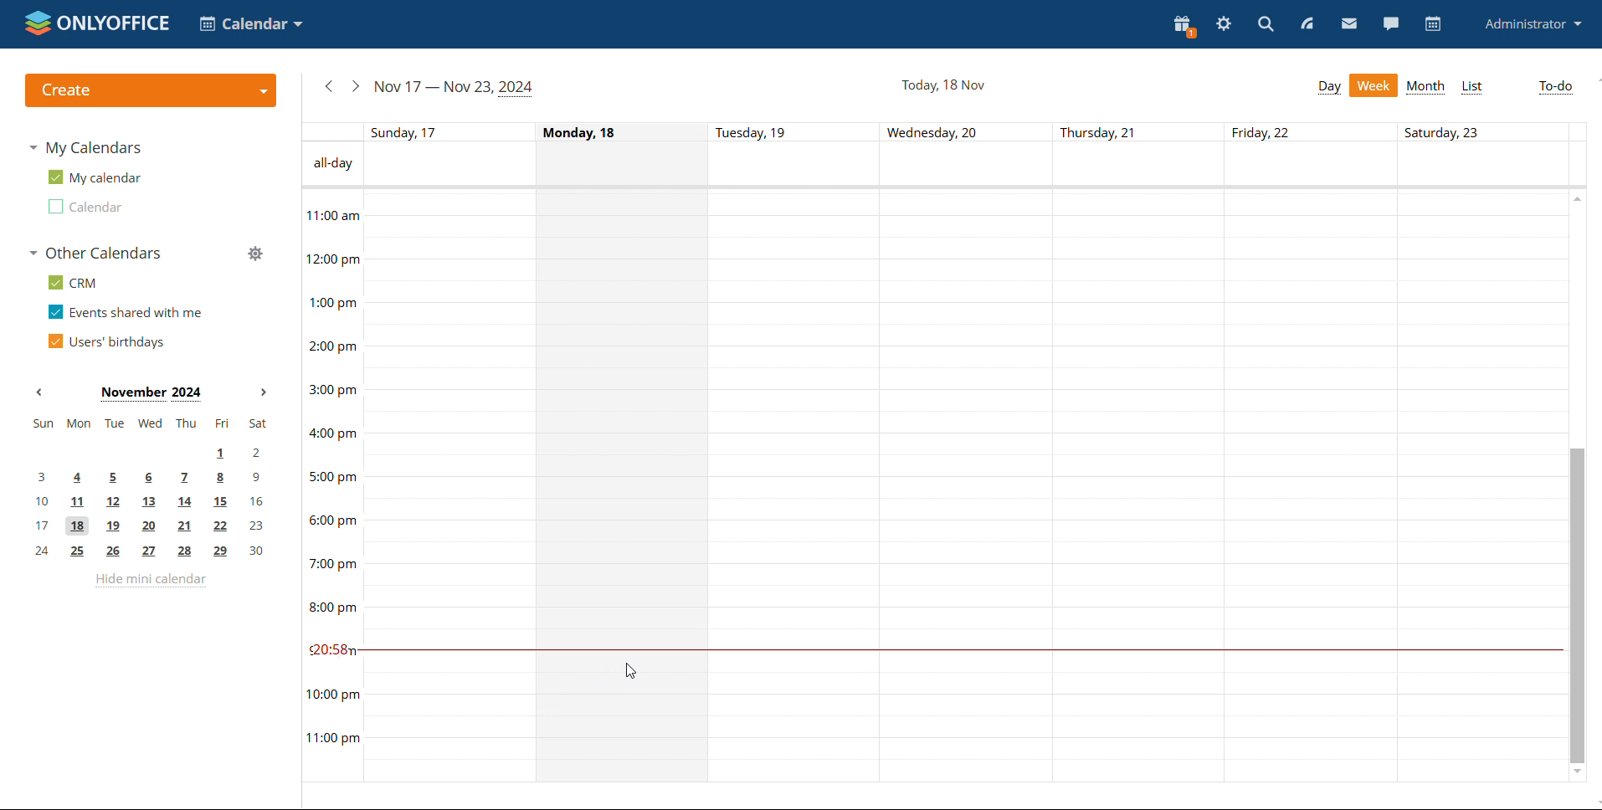 The width and height of the screenshot is (1602, 810). I want to click on crm, so click(74, 282).